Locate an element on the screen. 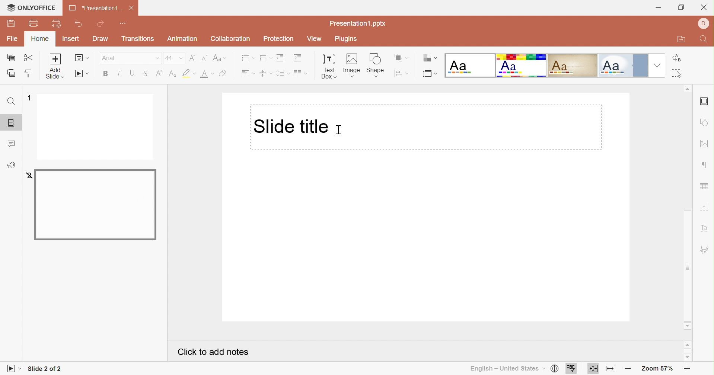 This screenshot has height=375, width=714. Change color theme is located at coordinates (429, 58).